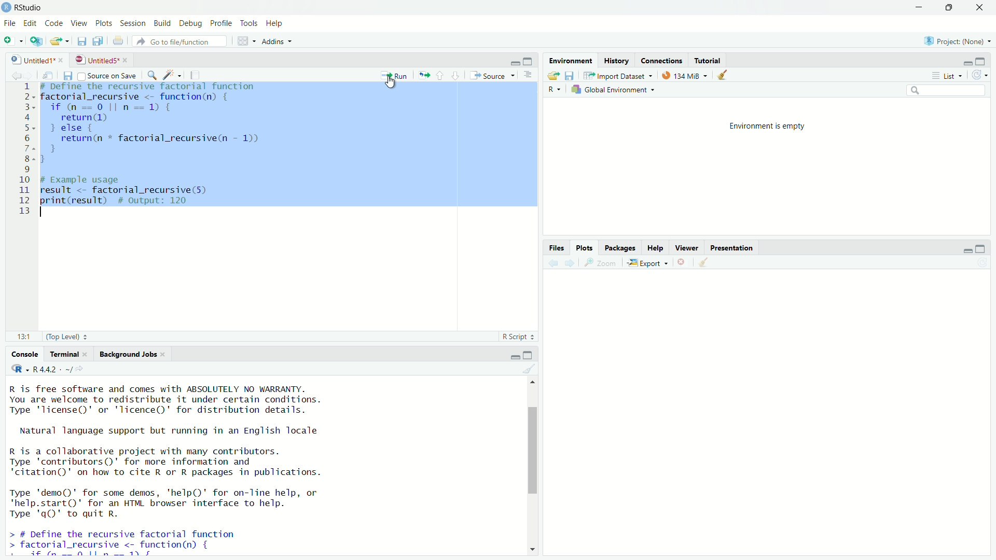  Describe the element at coordinates (423, 75) in the screenshot. I see `Re-run the previous code region (Ctrl + Alt + P)` at that location.